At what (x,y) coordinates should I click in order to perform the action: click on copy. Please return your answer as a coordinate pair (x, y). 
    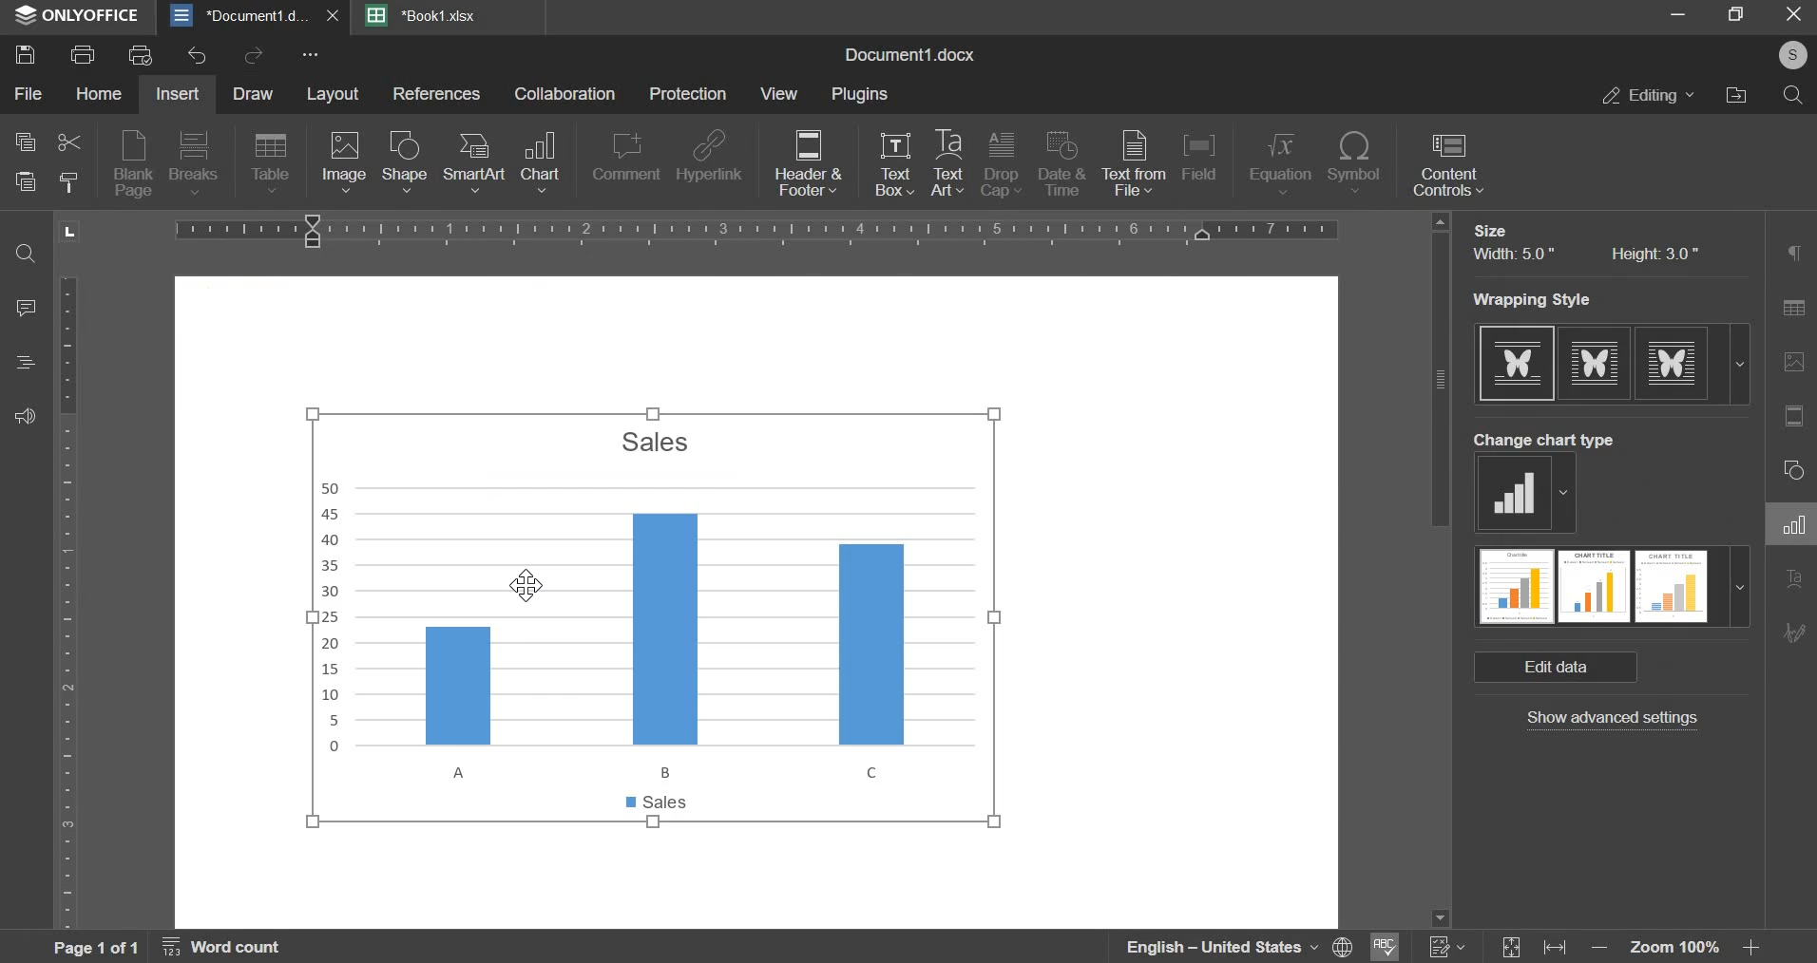
    Looking at the image, I should click on (25, 143).